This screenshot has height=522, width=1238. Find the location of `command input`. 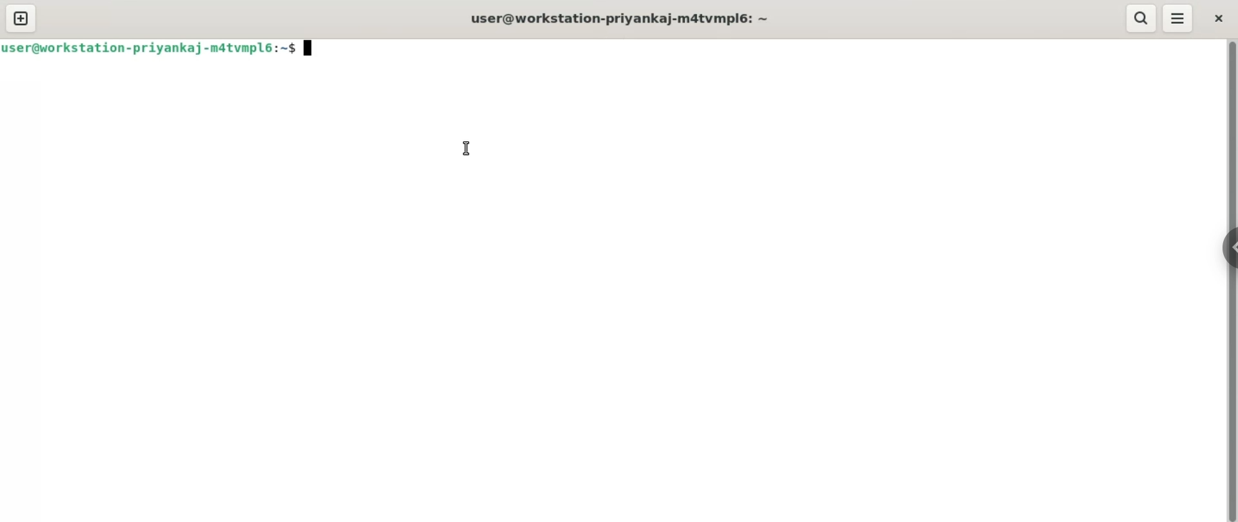

command input is located at coordinates (767, 48).